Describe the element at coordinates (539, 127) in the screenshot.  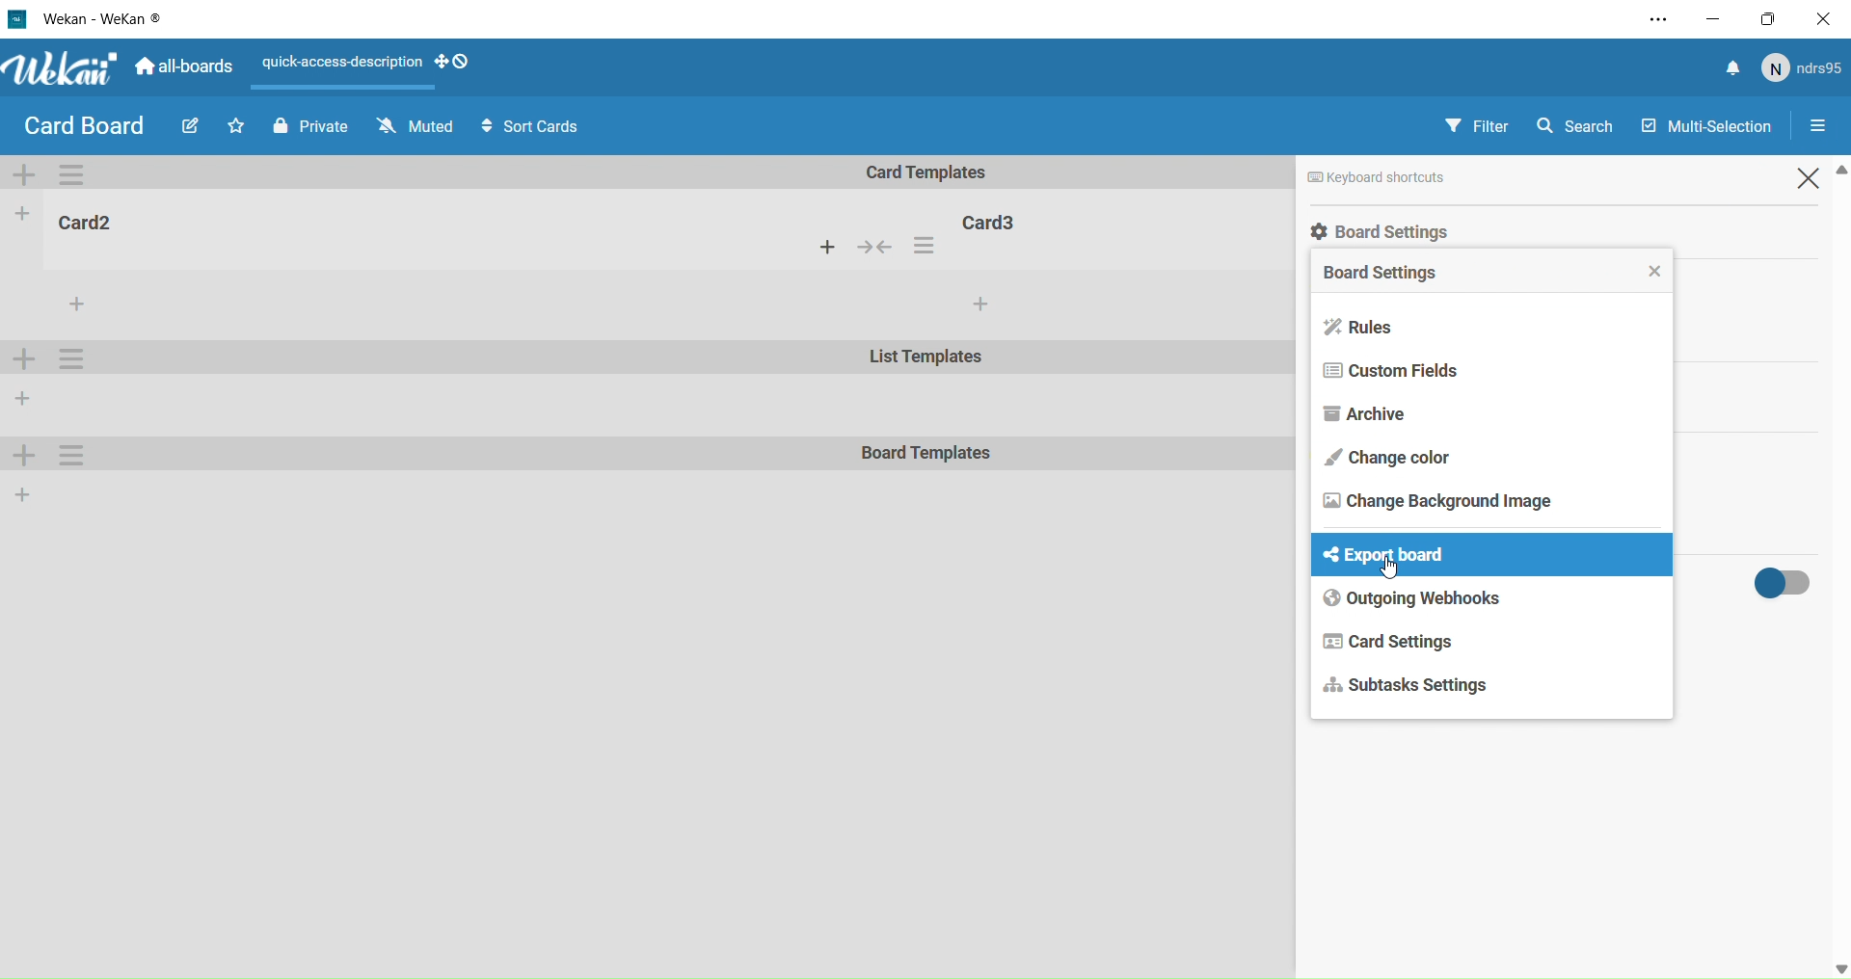
I see `Sort Cards` at that location.